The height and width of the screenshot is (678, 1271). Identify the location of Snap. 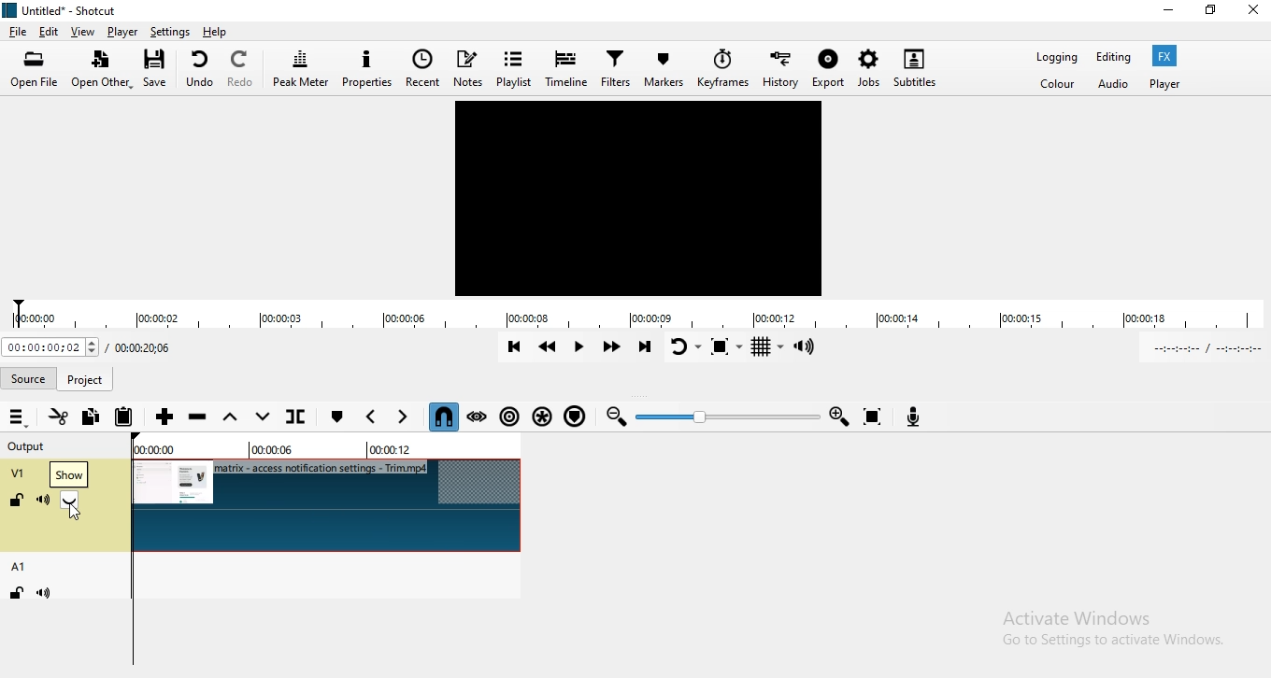
(442, 416).